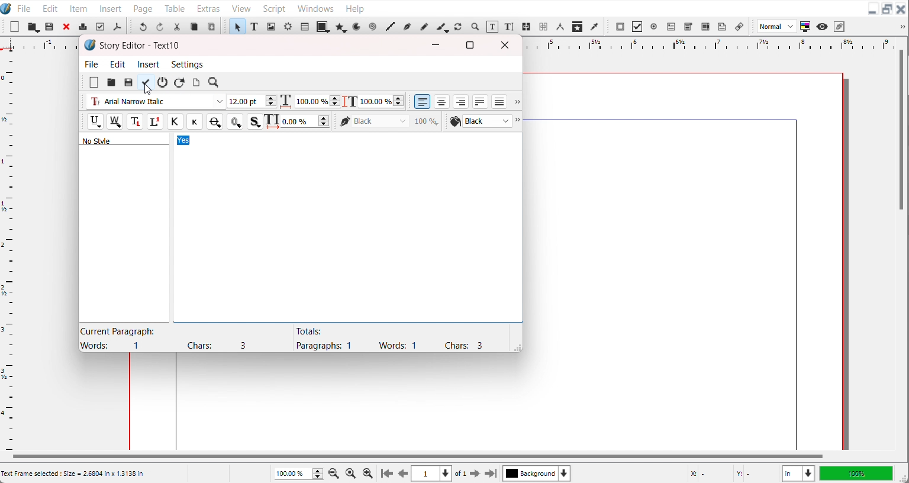 This screenshot has width=909, height=483. What do you see at coordinates (705, 44) in the screenshot?
I see `Horizontal scale` at bounding box center [705, 44].